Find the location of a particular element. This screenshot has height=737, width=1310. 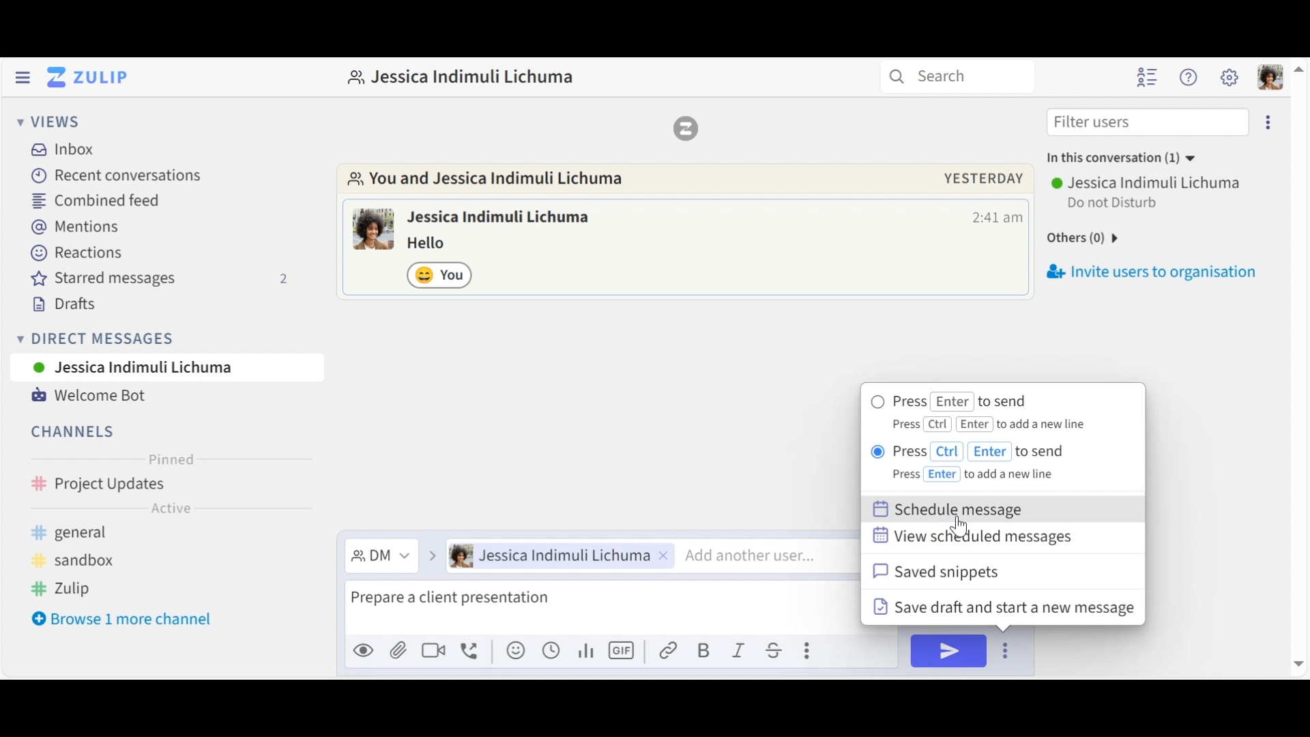

Views is located at coordinates (48, 123).